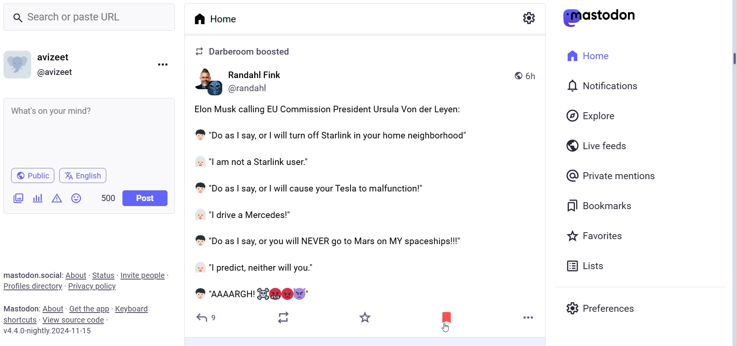 The height and width of the screenshot is (346, 737). I want to click on Starred or Favorites, so click(367, 317).